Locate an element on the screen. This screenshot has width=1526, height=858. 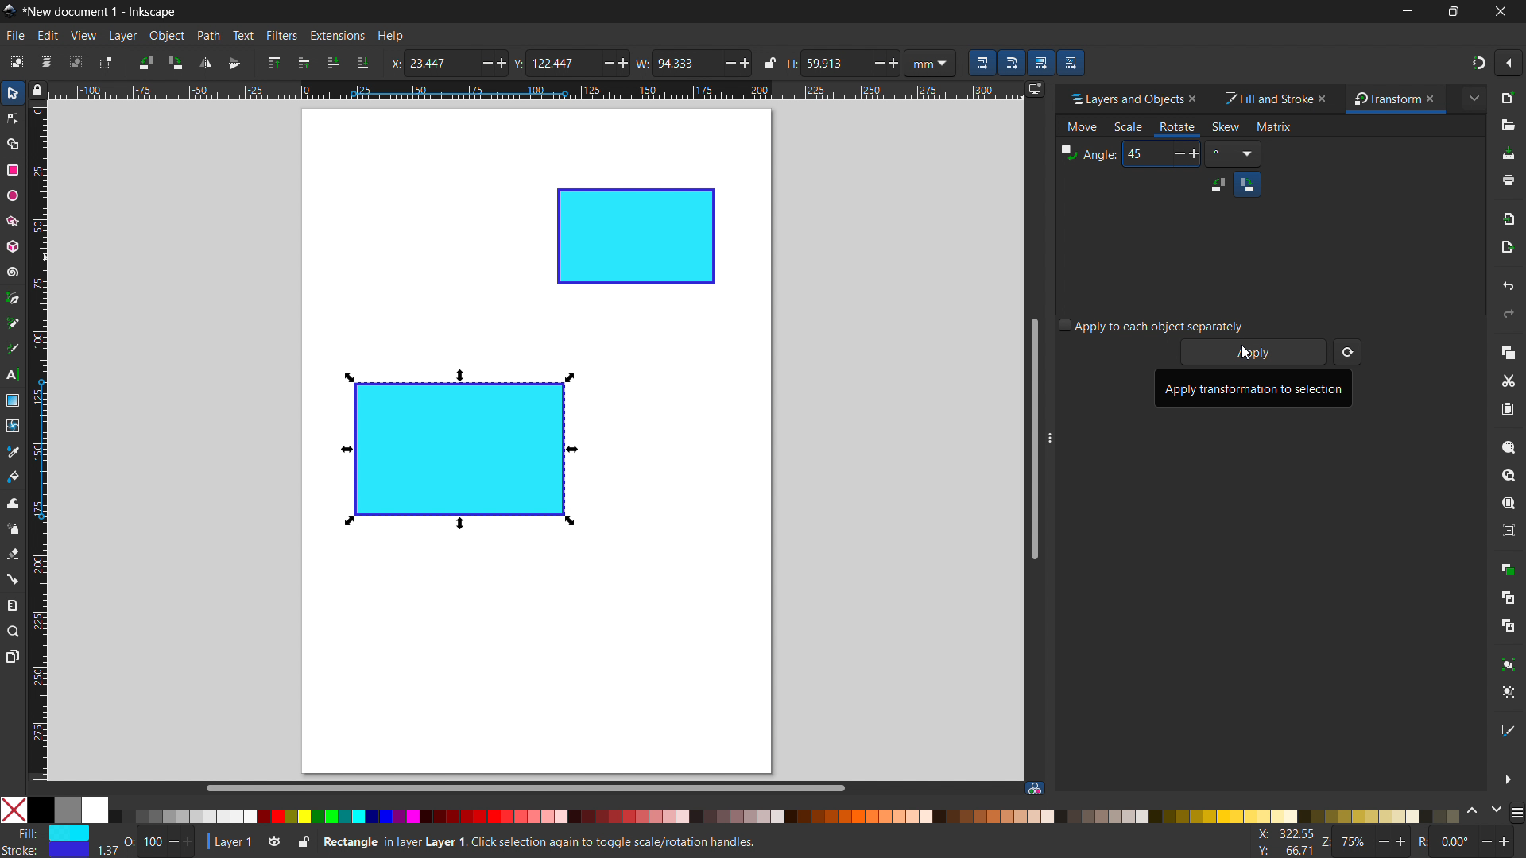
open is located at coordinates (1508, 126).